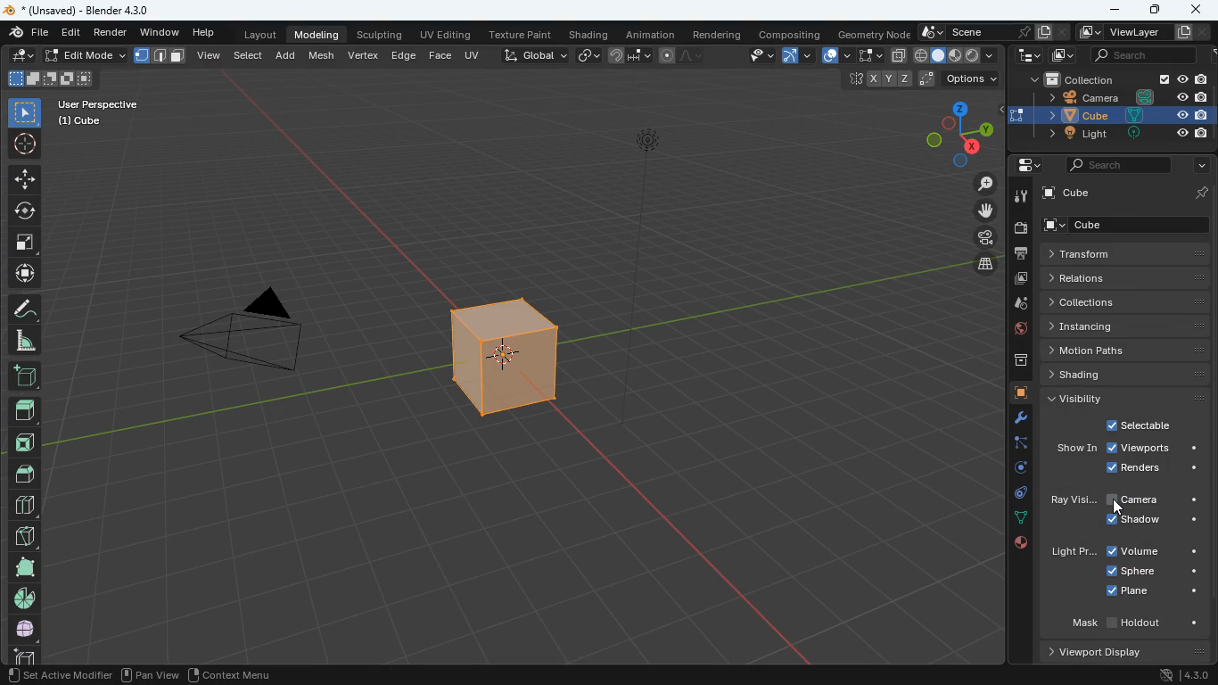 The width and height of the screenshot is (1218, 685). Describe the element at coordinates (984, 183) in the screenshot. I see `zoom` at that location.